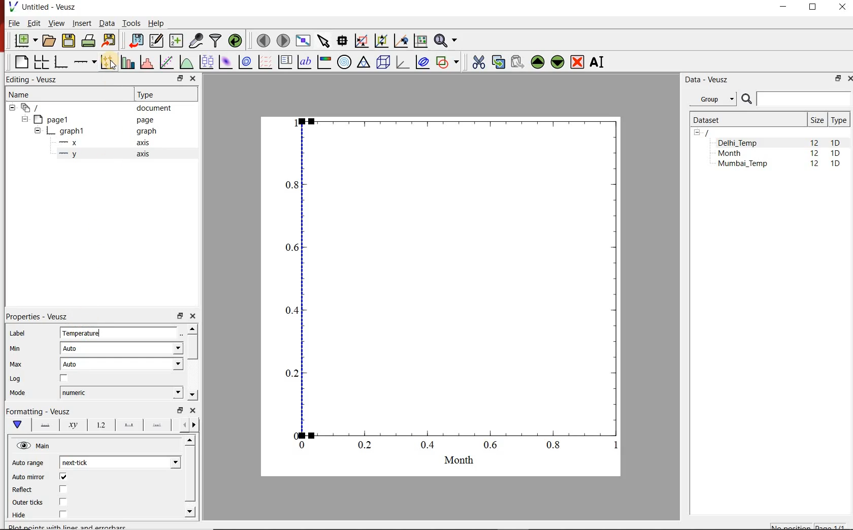  I want to click on Main, so click(35, 446).